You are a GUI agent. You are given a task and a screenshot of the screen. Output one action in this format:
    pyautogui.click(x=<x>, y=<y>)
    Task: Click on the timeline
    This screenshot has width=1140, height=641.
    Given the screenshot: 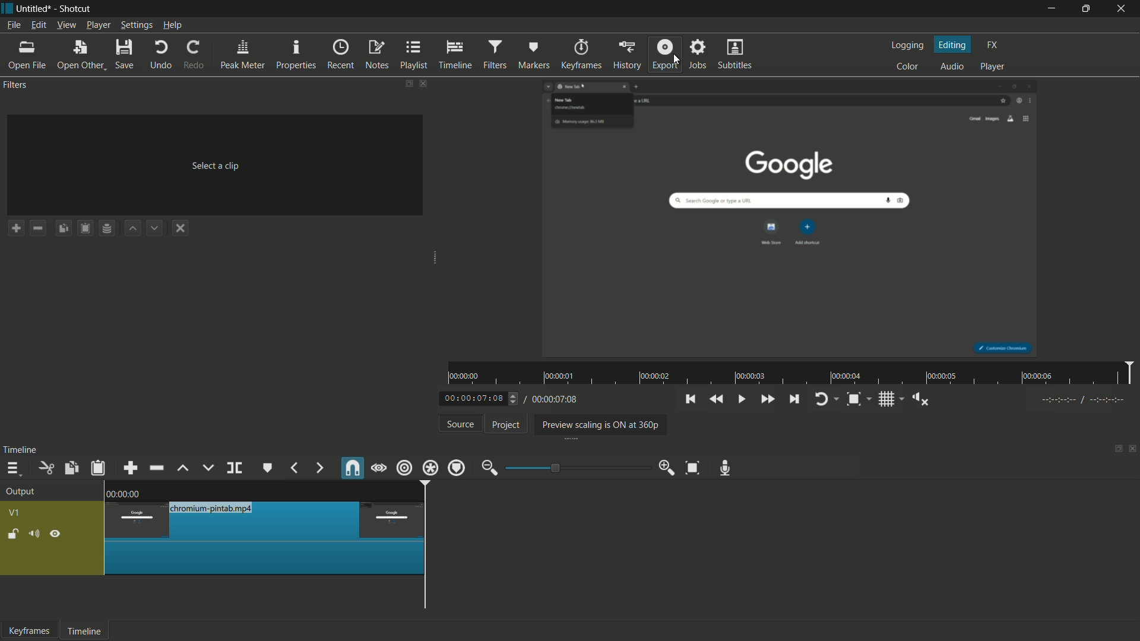 What is the action you would take?
    pyautogui.click(x=83, y=632)
    